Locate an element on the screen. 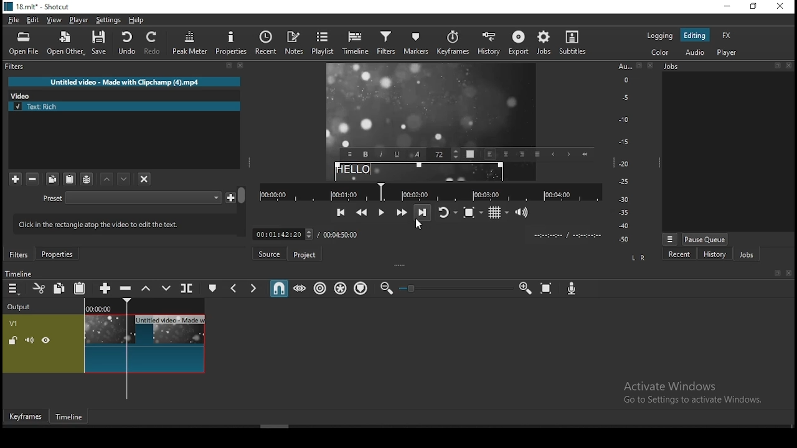 This screenshot has height=448, width=797. split at playhead is located at coordinates (187, 287).